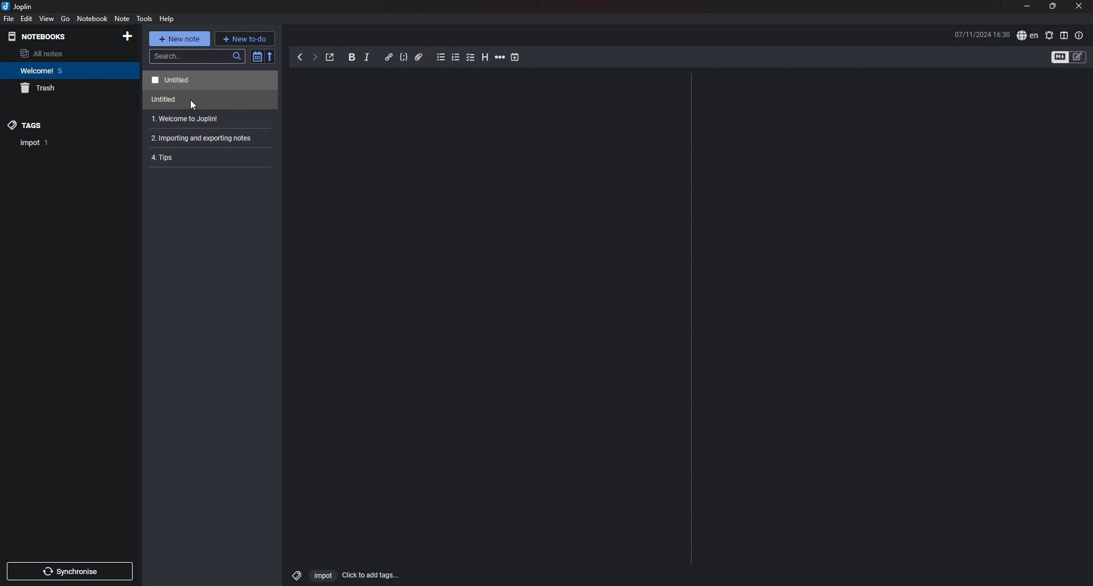  What do you see at coordinates (180, 38) in the screenshot?
I see `new note` at bounding box center [180, 38].